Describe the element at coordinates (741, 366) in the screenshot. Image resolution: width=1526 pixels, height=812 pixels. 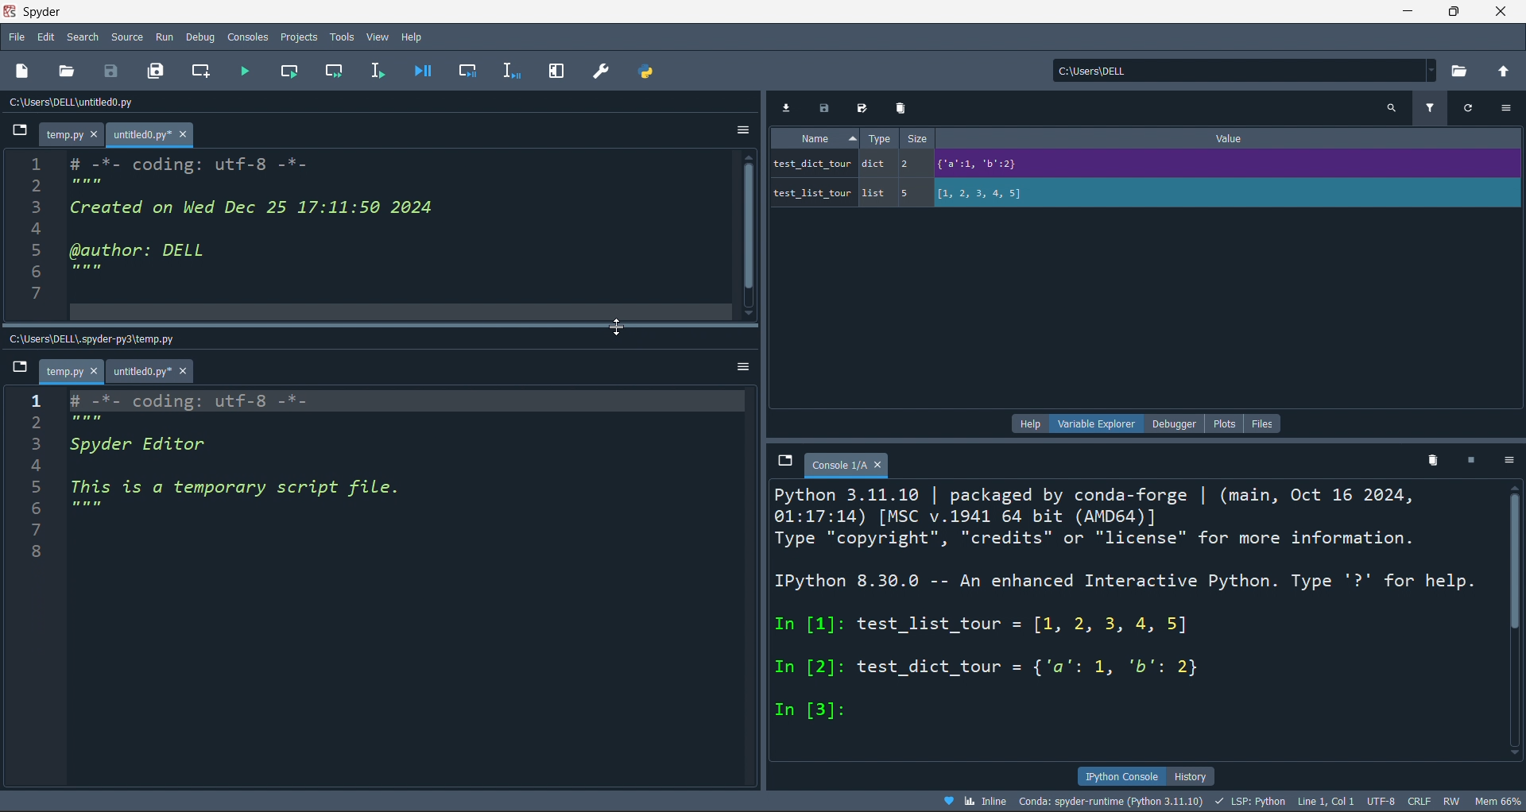
I see `options` at that location.